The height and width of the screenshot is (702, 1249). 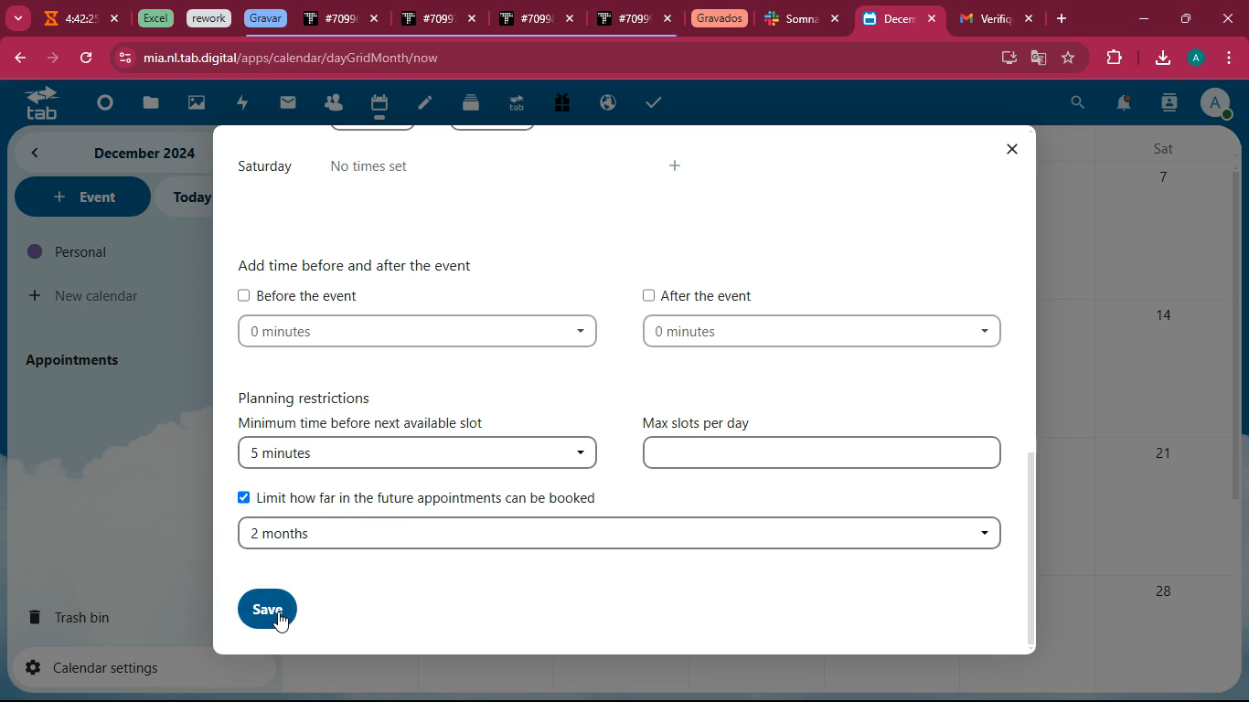 I want to click on add tab, so click(x=1065, y=19).